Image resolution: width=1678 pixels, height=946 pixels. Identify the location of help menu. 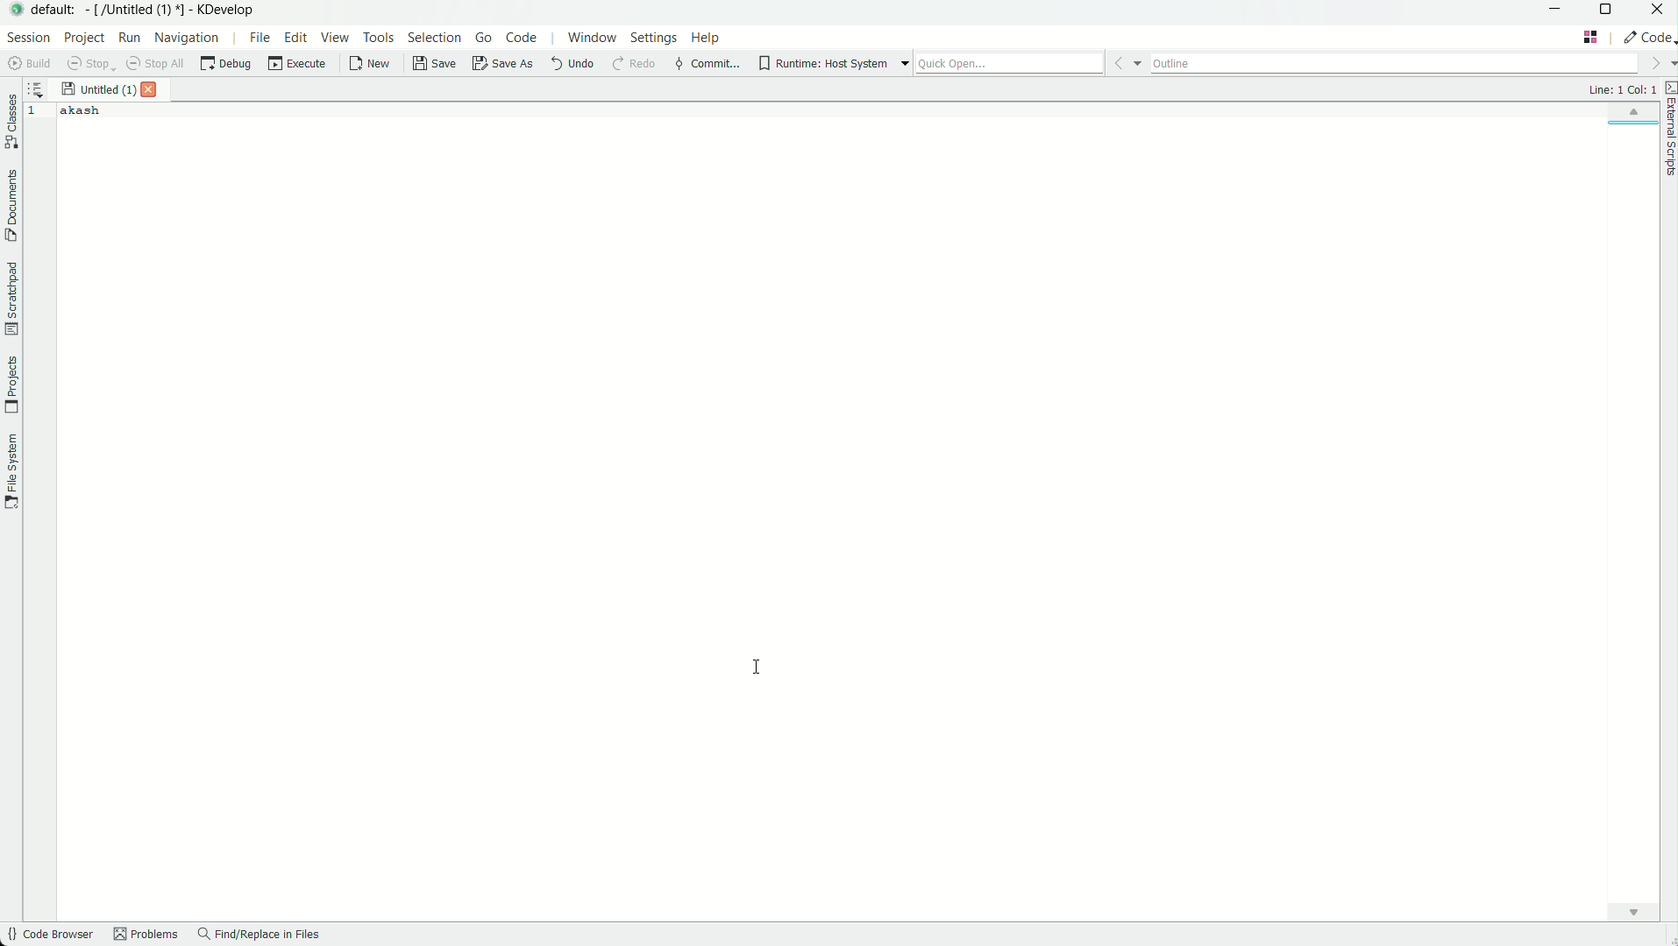
(707, 39).